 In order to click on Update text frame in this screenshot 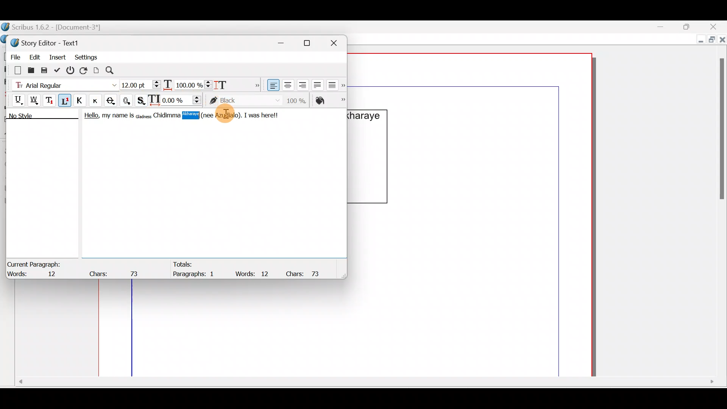, I will do `click(97, 69)`.